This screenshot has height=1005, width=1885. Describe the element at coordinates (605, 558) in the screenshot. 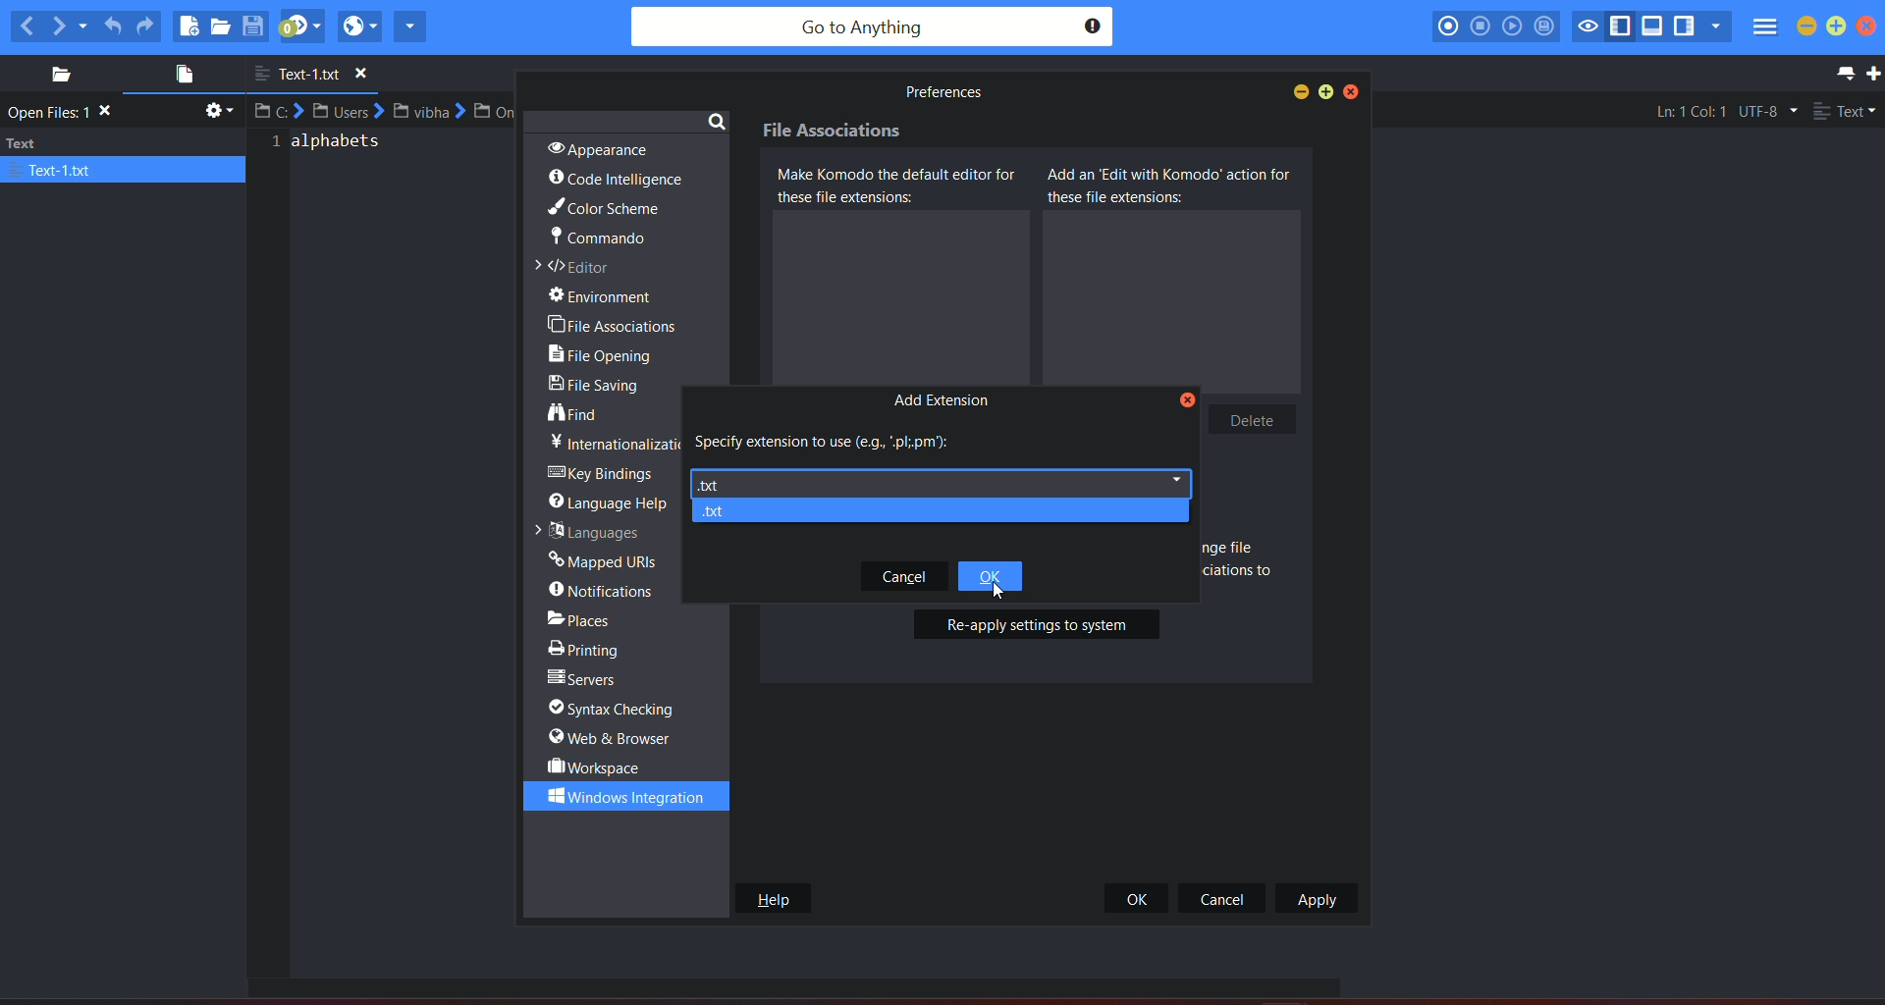

I see `mapped URLs` at that location.